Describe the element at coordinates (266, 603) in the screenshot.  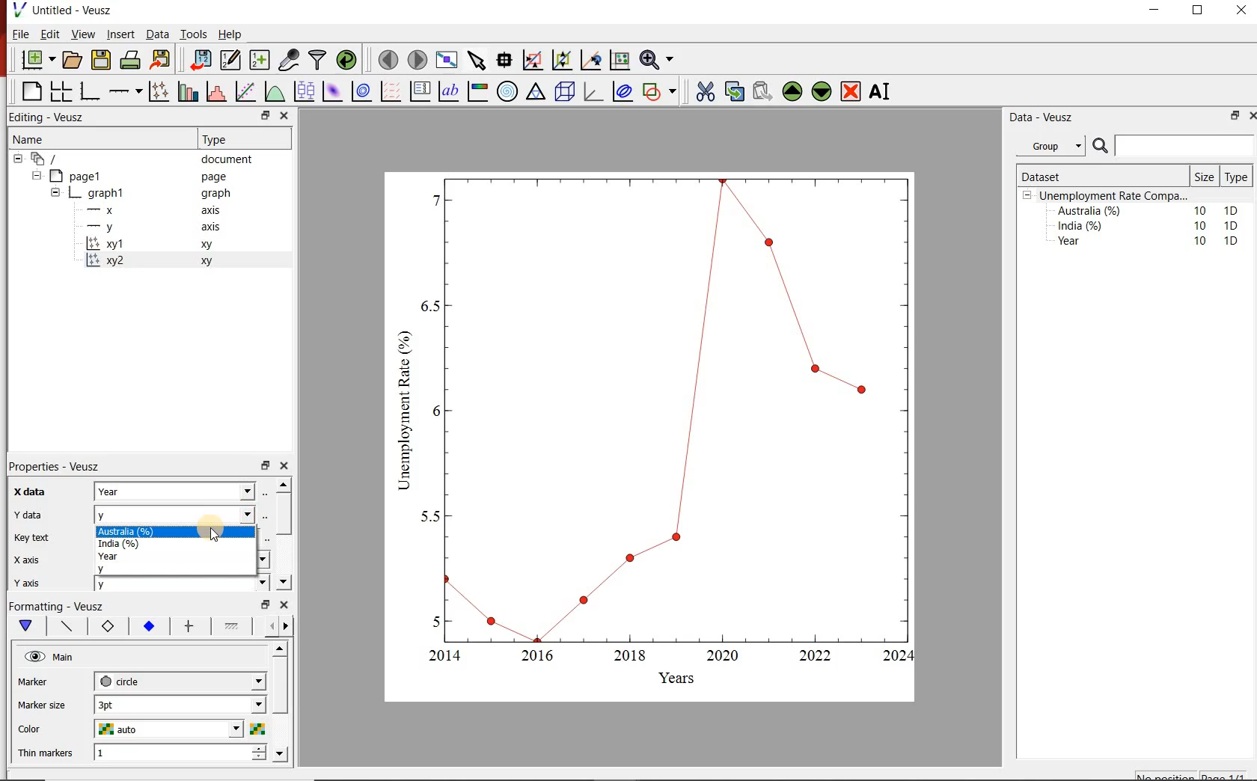
I see `minimise` at that location.